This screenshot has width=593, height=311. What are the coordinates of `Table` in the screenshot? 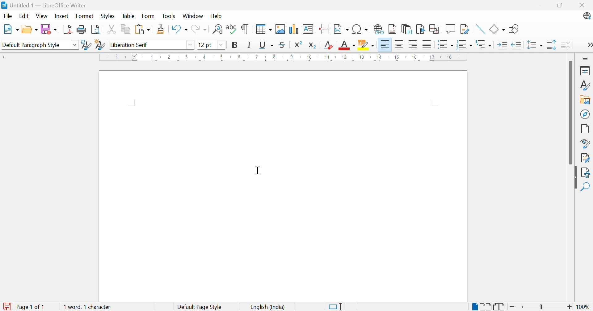 It's located at (129, 16).